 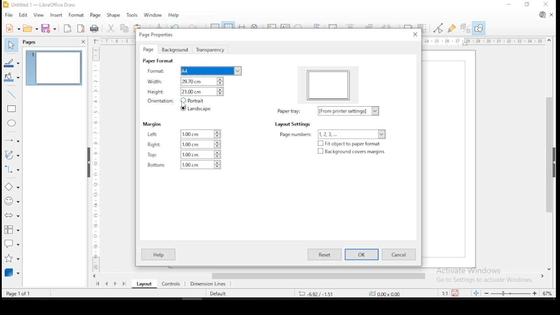 What do you see at coordinates (148, 49) in the screenshot?
I see `page` at bounding box center [148, 49].